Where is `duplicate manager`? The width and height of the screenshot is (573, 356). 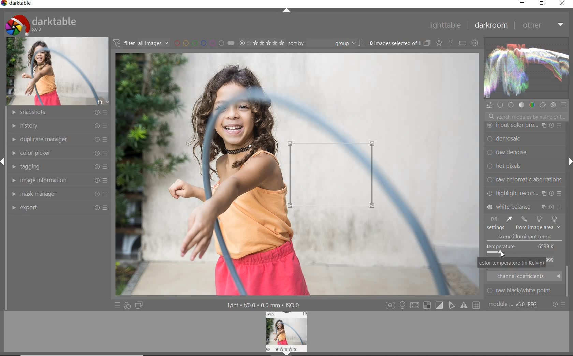
duplicate manager is located at coordinates (58, 138).